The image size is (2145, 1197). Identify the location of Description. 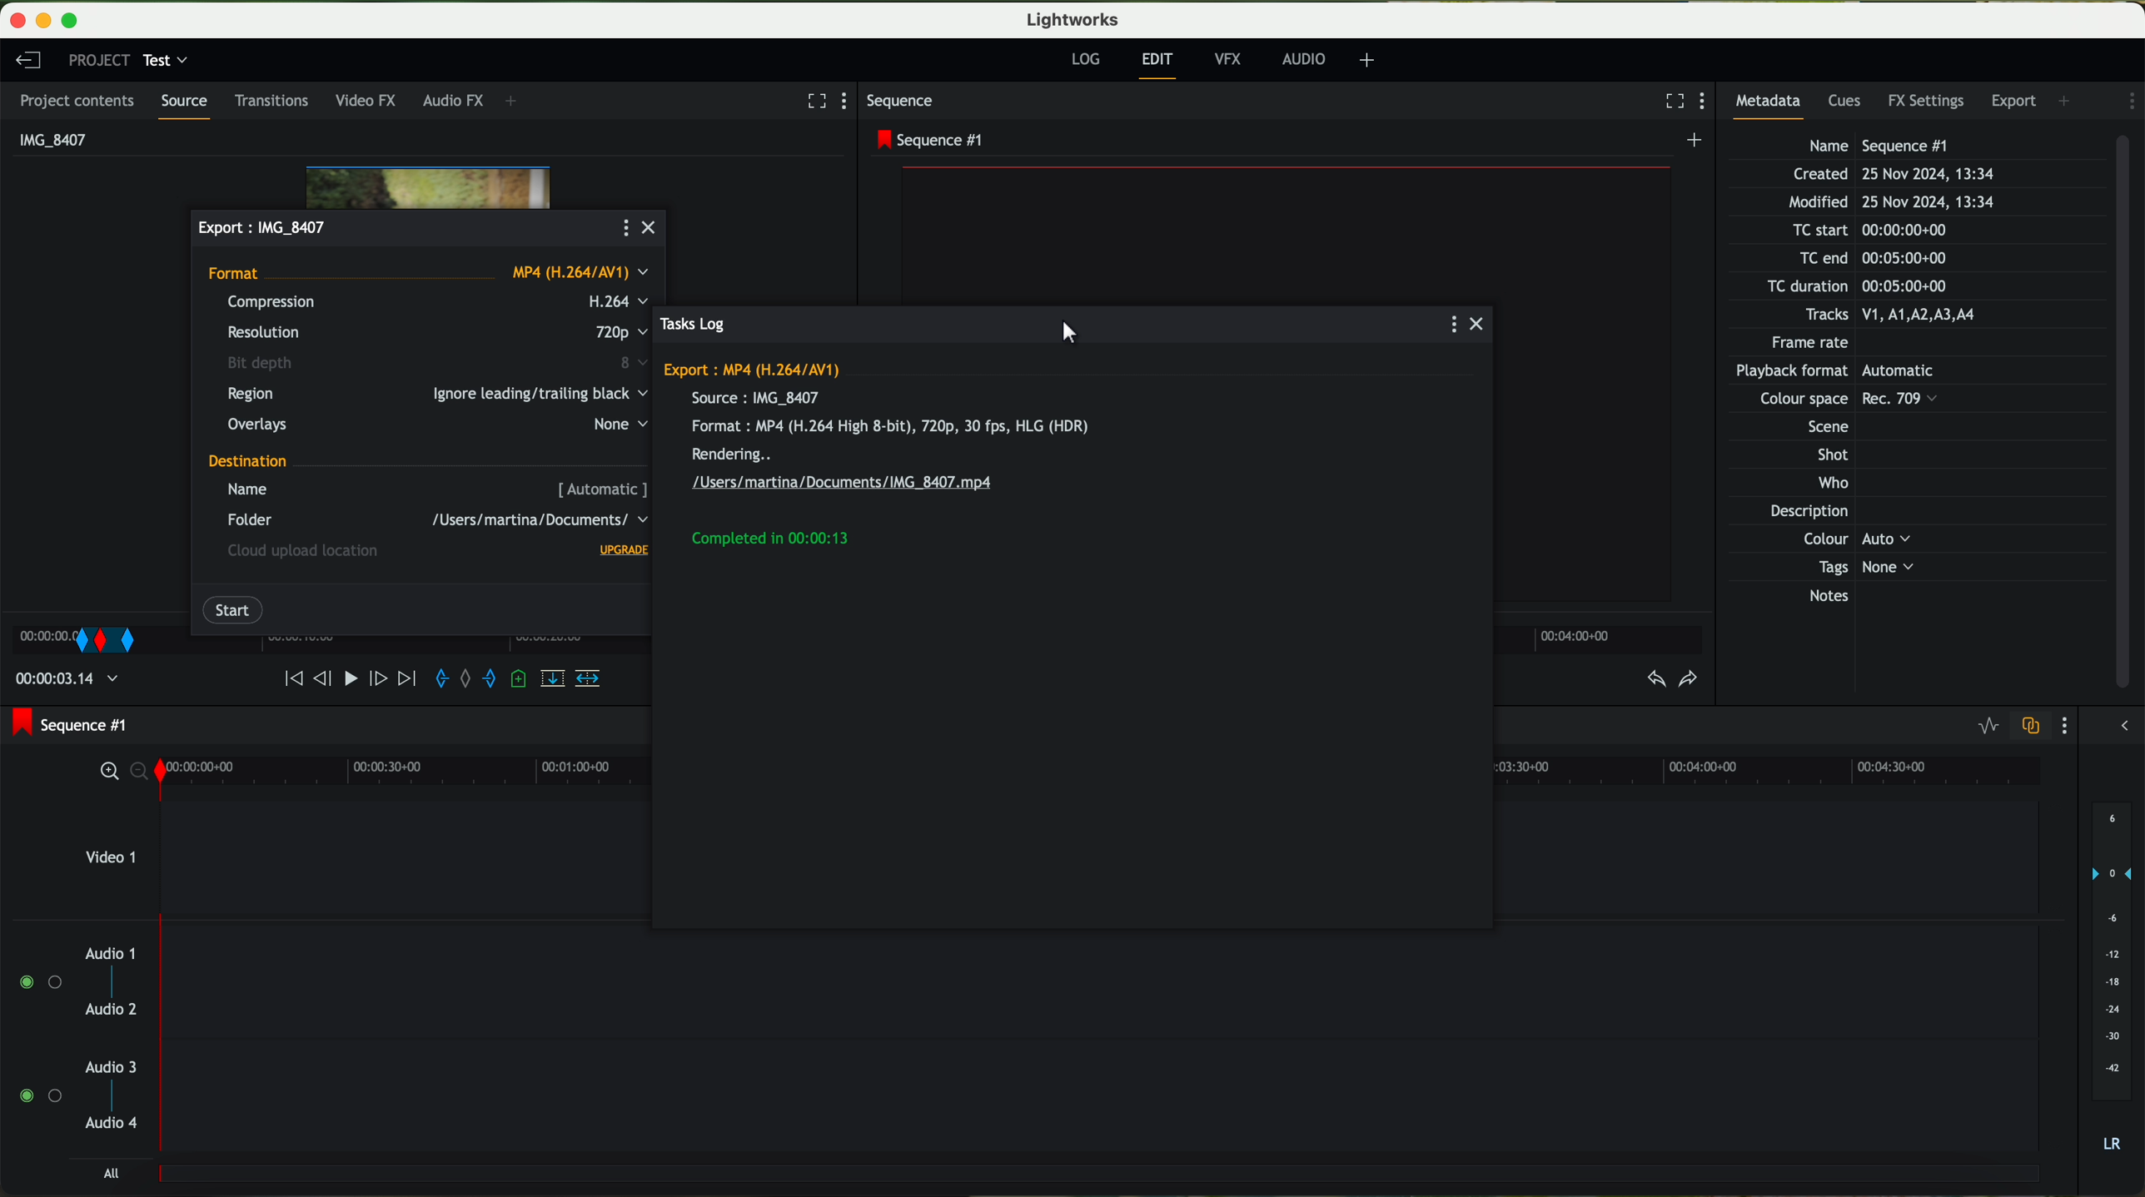
(1828, 513).